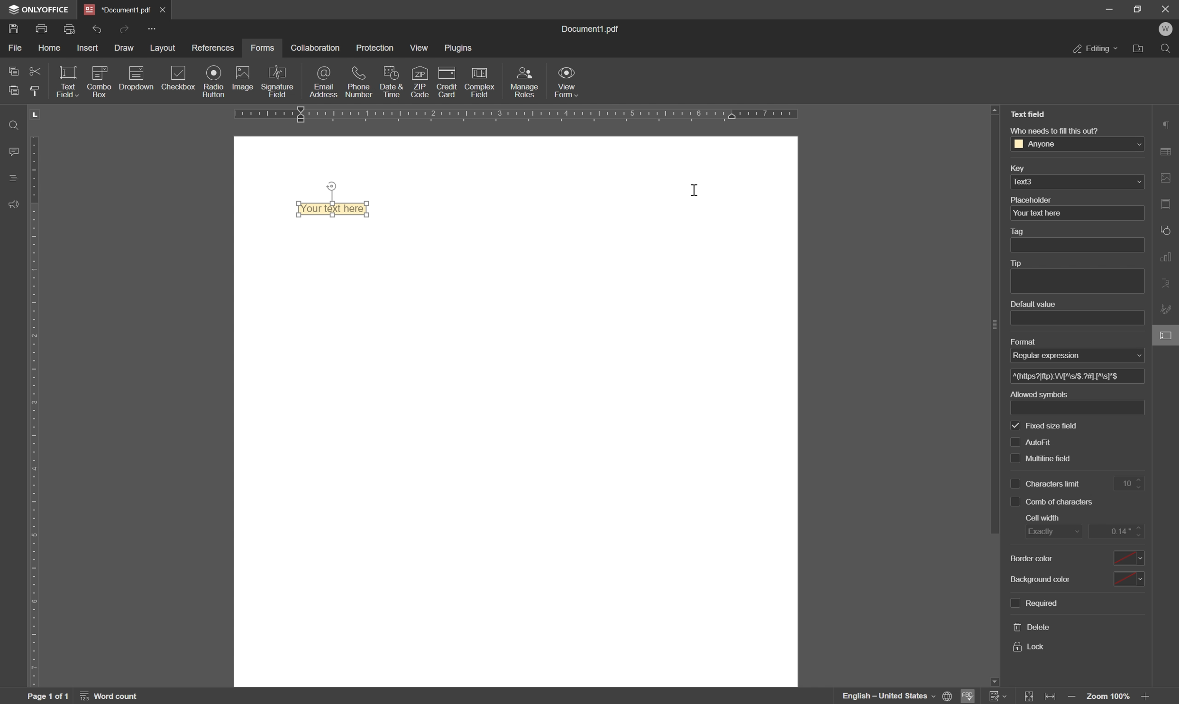 This screenshot has height=704, width=1179. I want to click on lock, so click(1030, 647).